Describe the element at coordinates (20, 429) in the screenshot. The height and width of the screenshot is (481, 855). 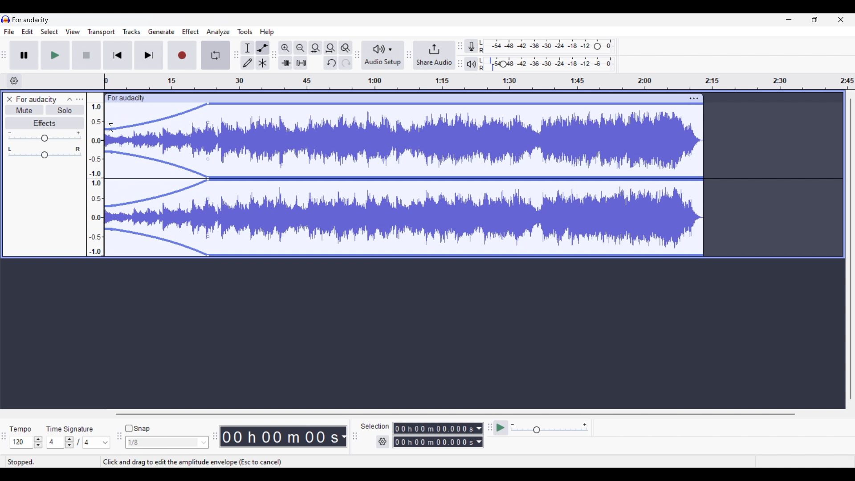
I see `tempo` at that location.